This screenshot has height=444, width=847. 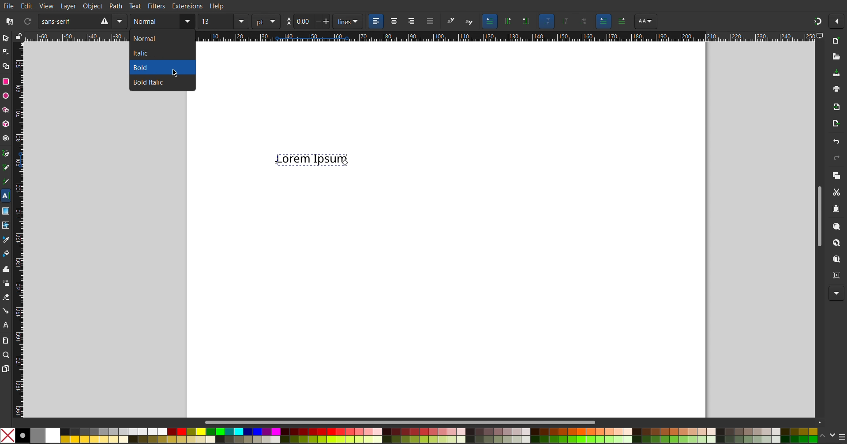 What do you see at coordinates (836, 192) in the screenshot?
I see `Cut` at bounding box center [836, 192].